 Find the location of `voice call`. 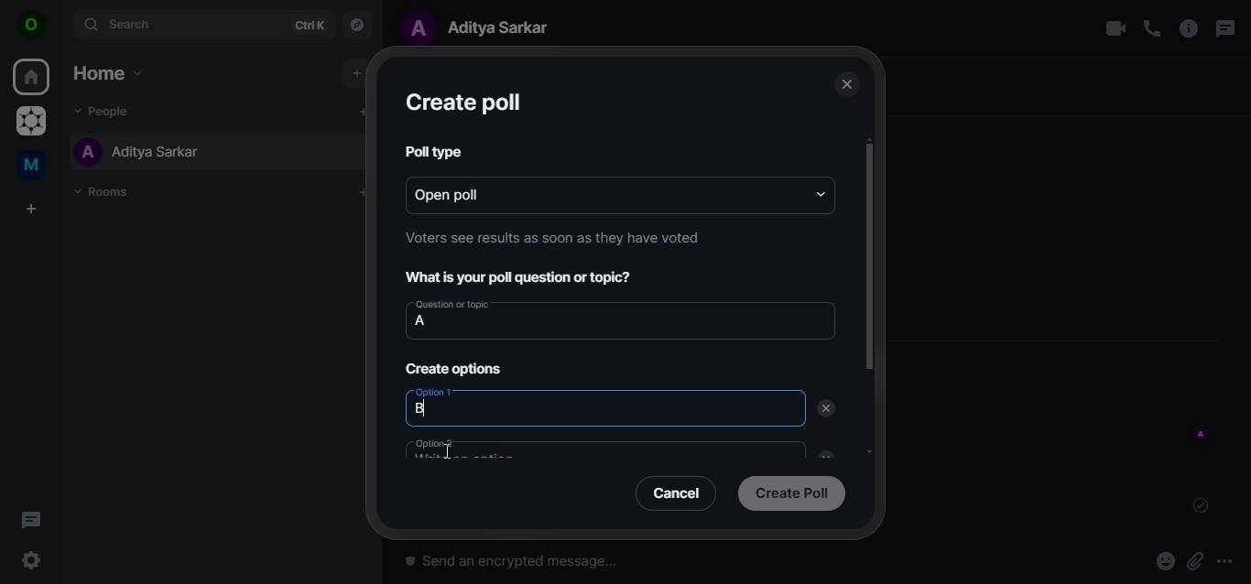

voice call is located at coordinates (1152, 28).